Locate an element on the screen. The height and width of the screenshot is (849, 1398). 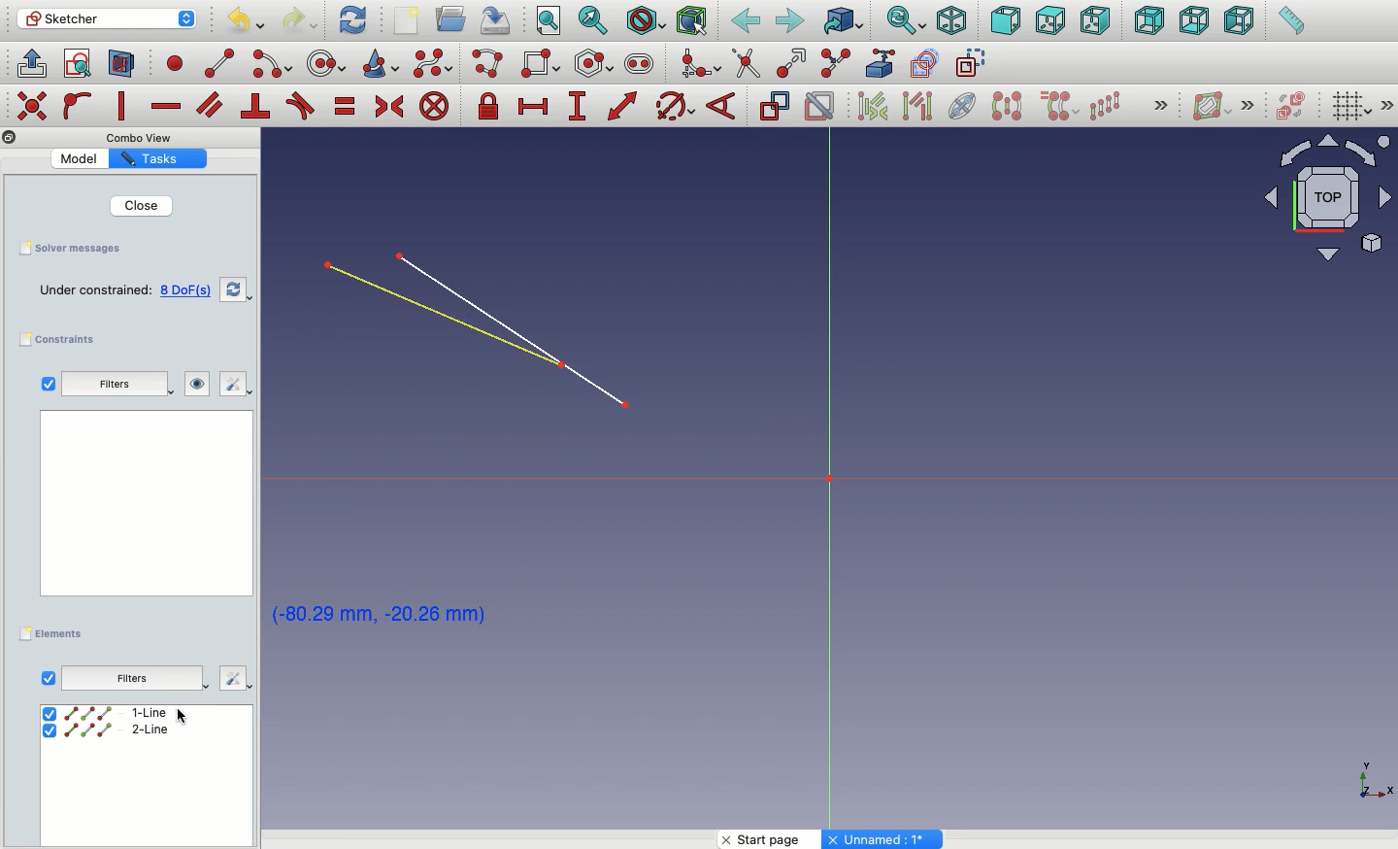
Left is located at coordinates (1240, 22).